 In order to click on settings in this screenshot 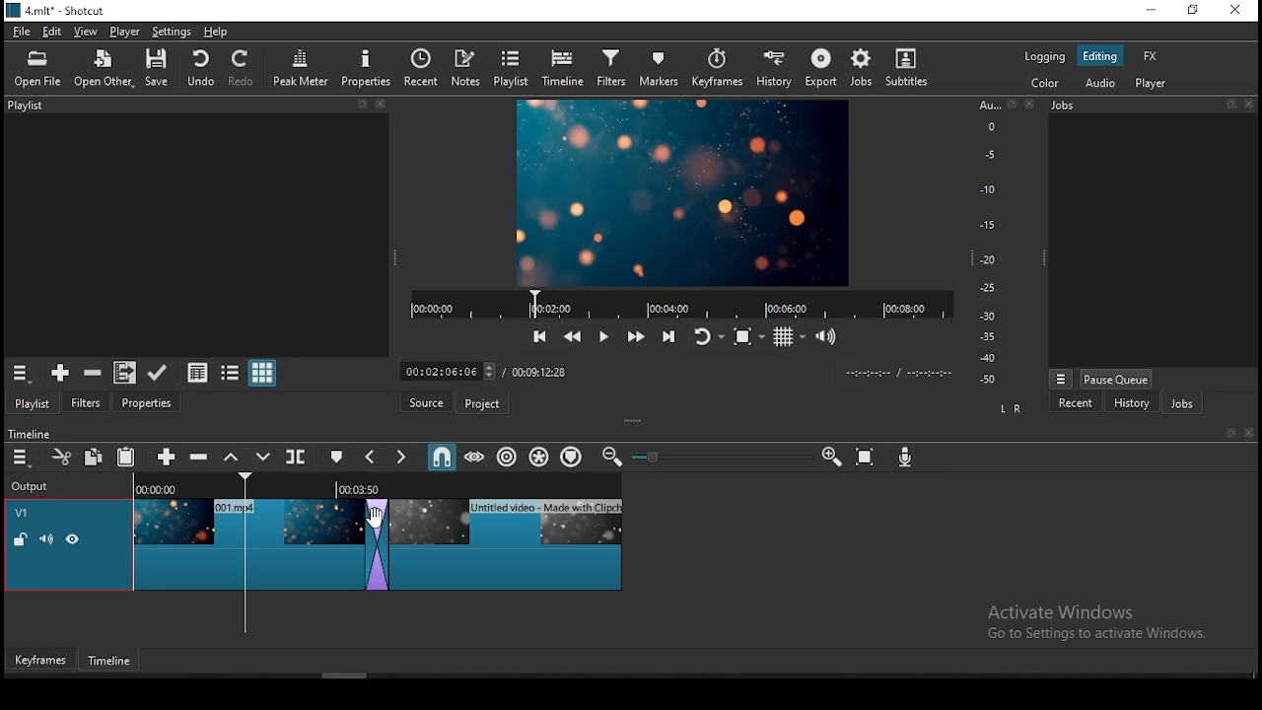, I will do `click(172, 32)`.